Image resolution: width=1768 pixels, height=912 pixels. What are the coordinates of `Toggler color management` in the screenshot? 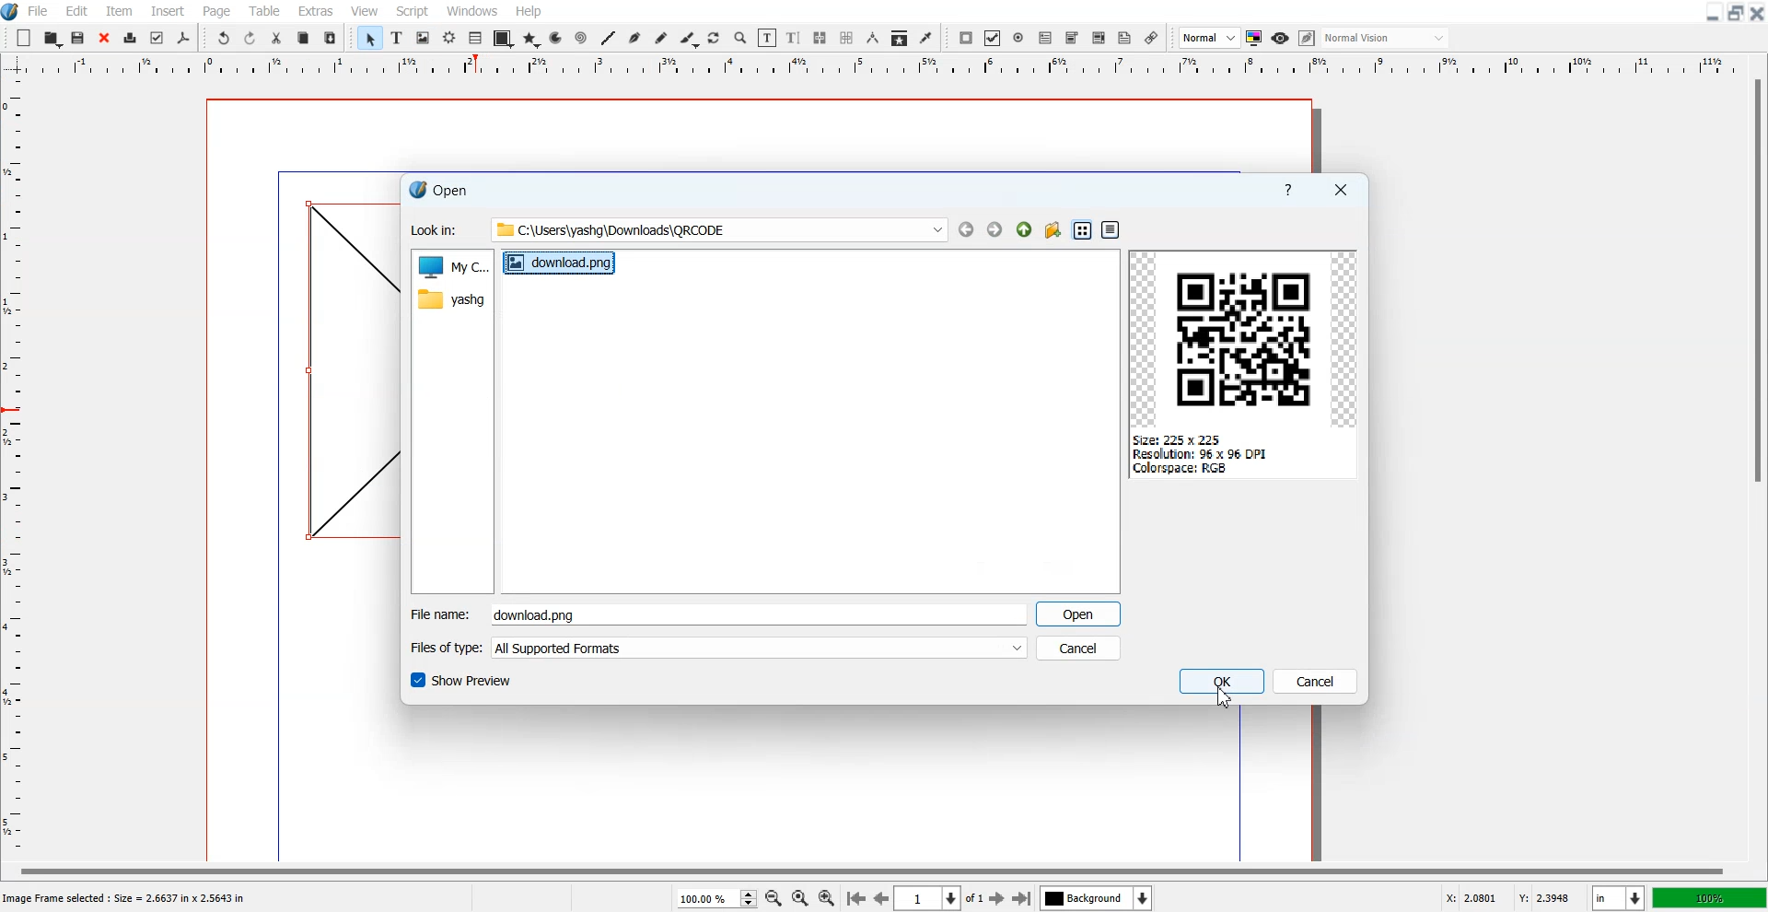 It's located at (1254, 38).